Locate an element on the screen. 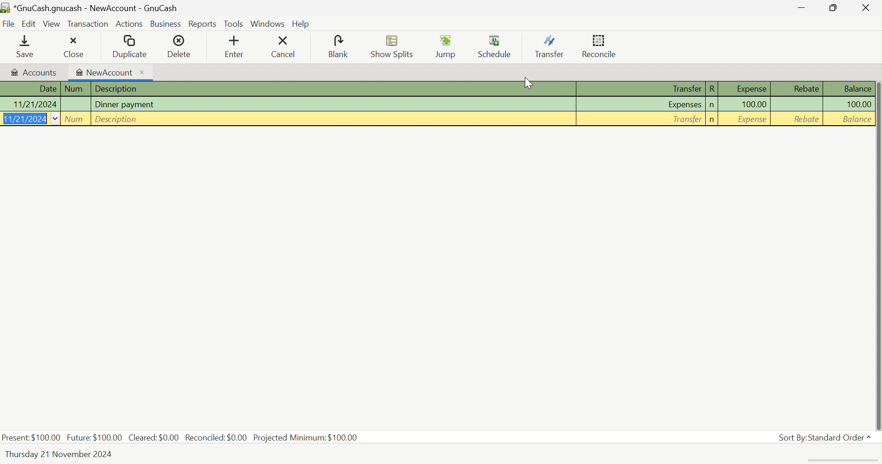  Reconcile is located at coordinates (599, 46).